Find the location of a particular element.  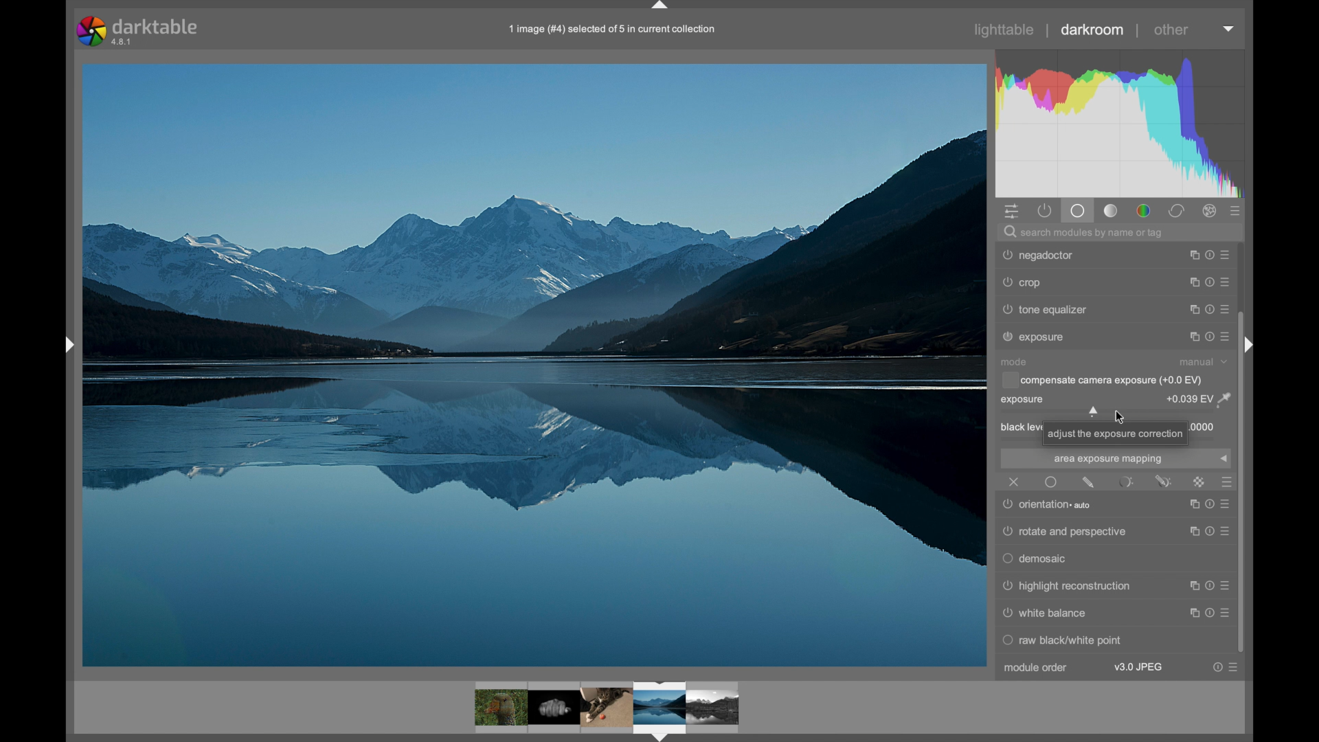

scroll box is located at coordinates (1249, 482).